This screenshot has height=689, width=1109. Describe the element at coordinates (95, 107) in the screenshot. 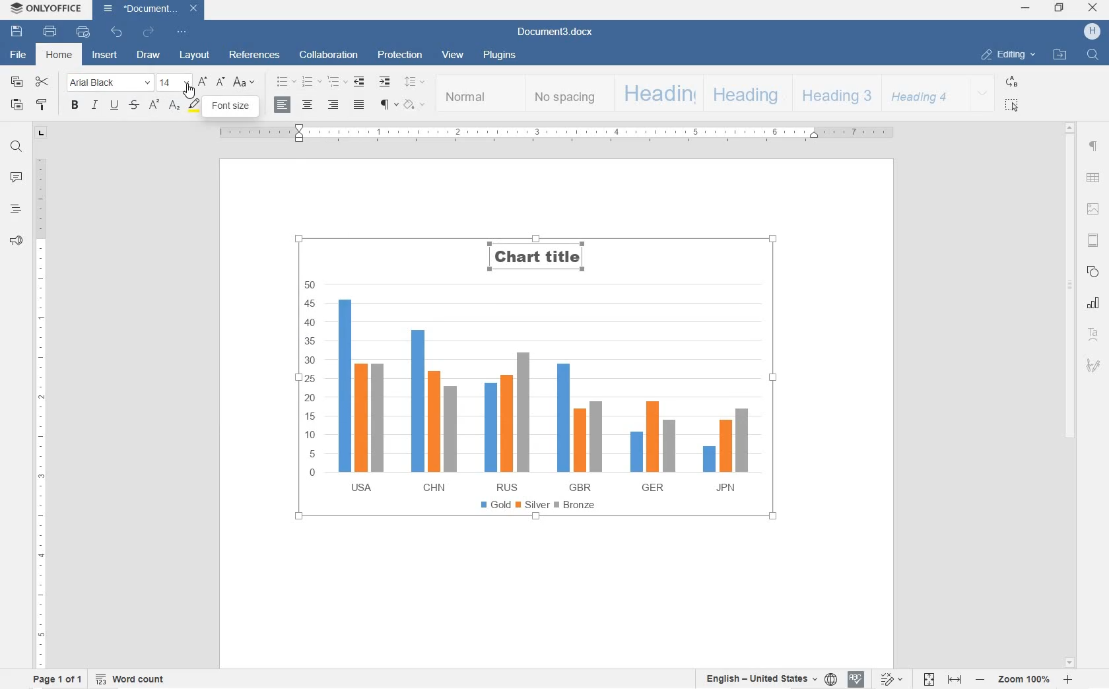

I see `ITALIC` at that location.